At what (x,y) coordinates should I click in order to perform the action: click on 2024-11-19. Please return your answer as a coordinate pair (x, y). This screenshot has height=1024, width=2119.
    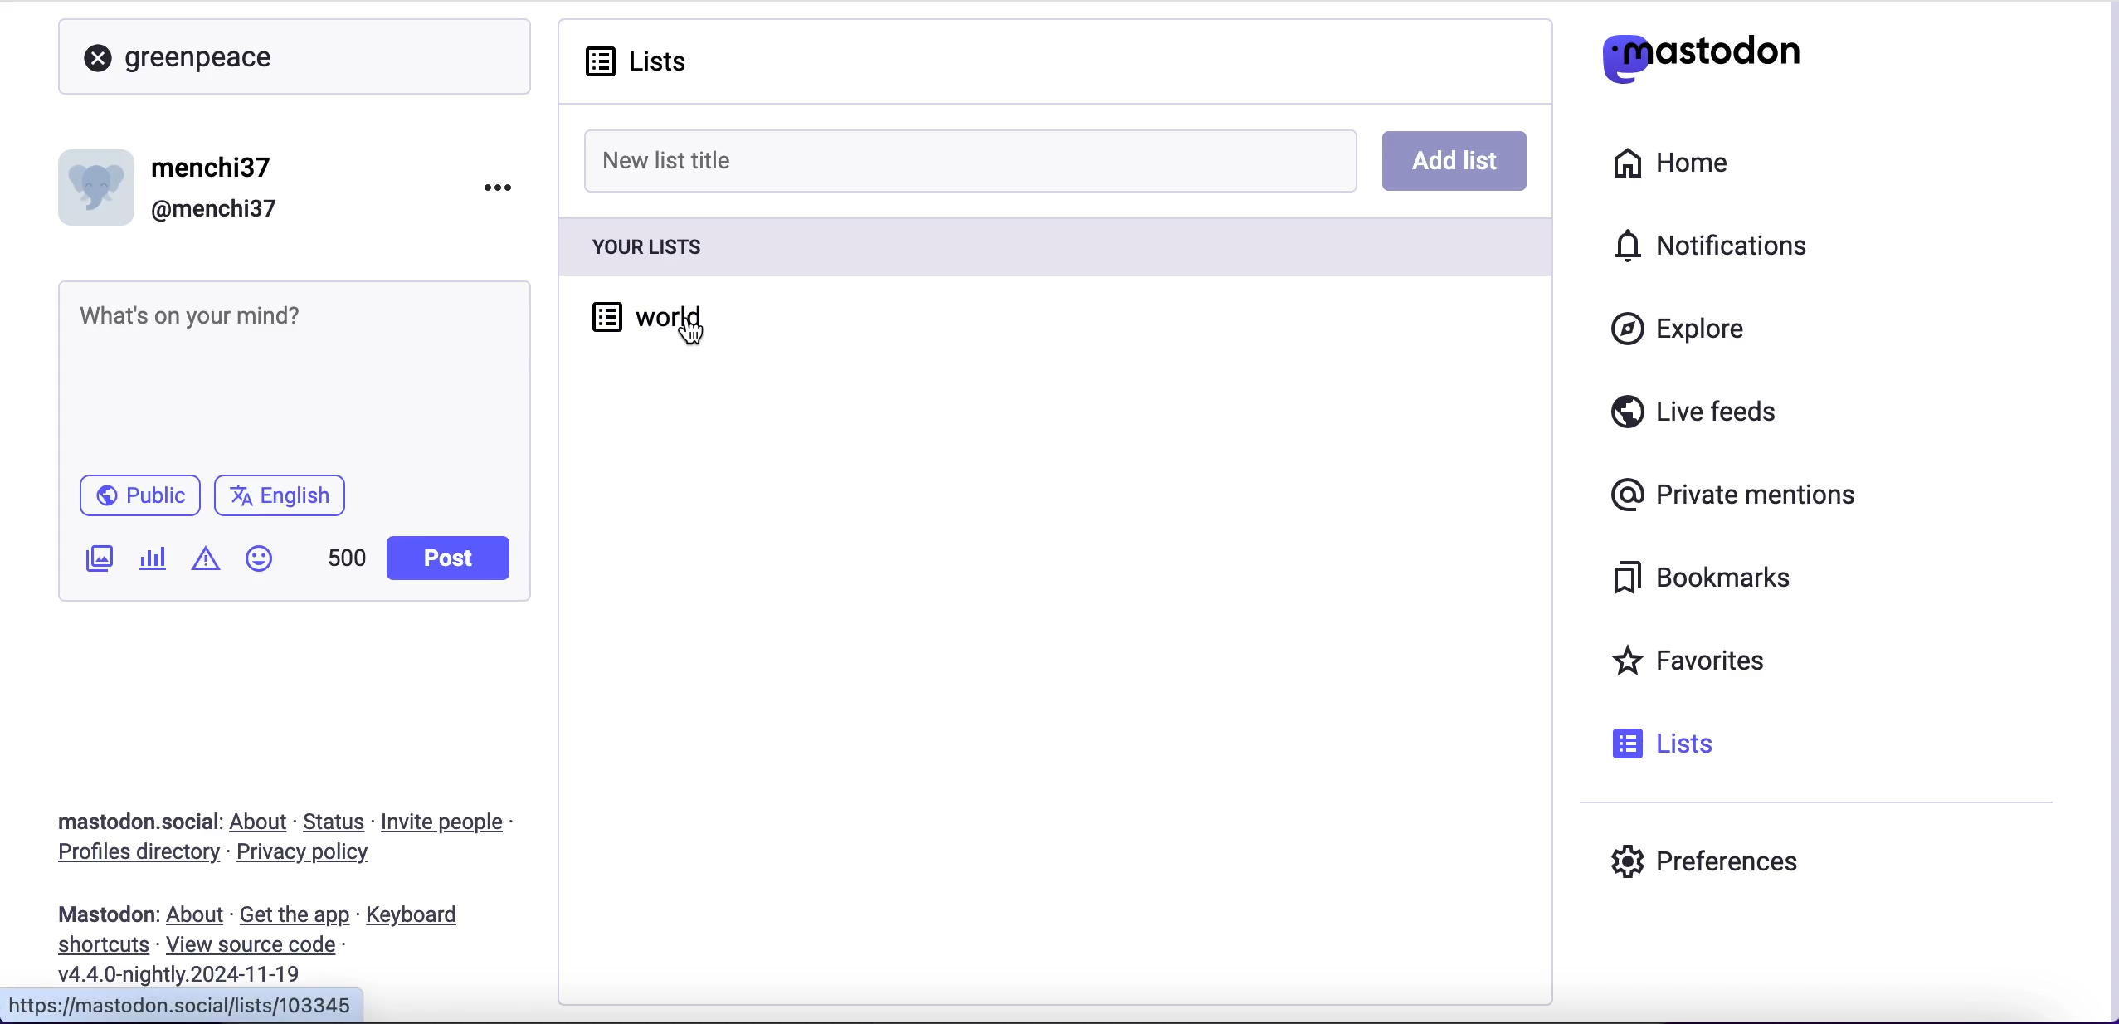
    Looking at the image, I should click on (192, 973).